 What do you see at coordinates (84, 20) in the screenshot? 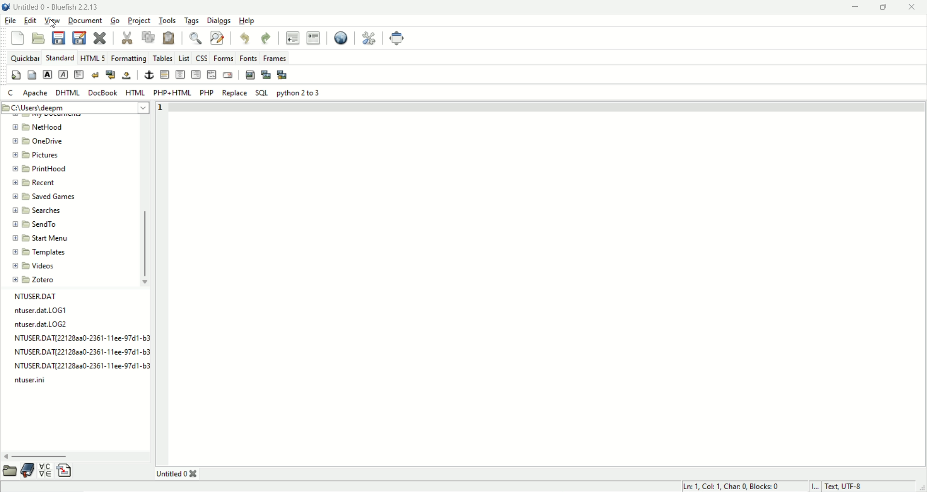
I see `document` at bounding box center [84, 20].